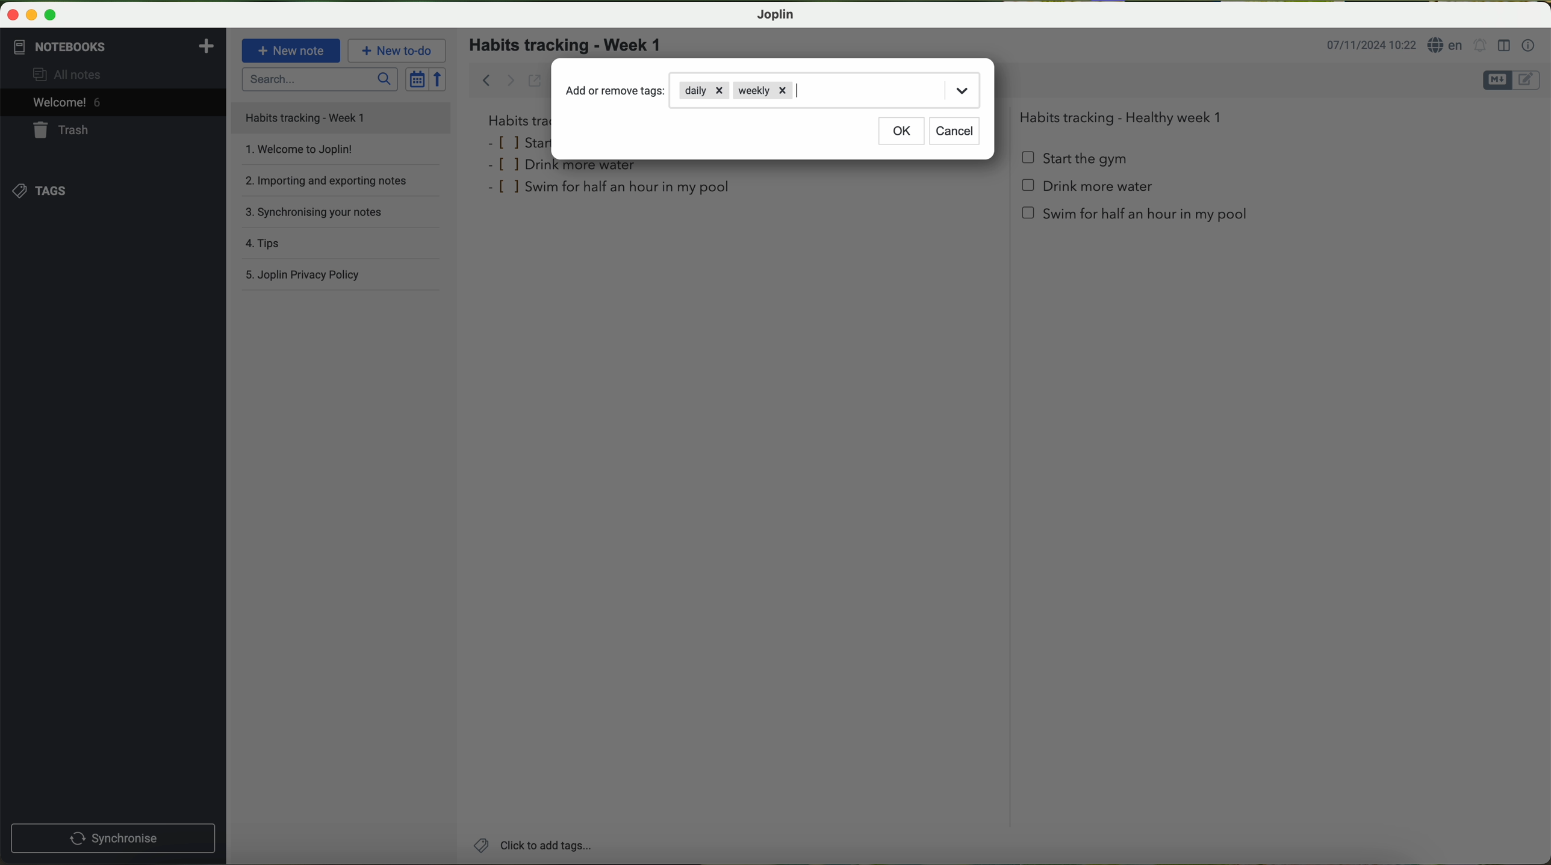  What do you see at coordinates (617, 91) in the screenshot?
I see `add or remove tags` at bounding box center [617, 91].